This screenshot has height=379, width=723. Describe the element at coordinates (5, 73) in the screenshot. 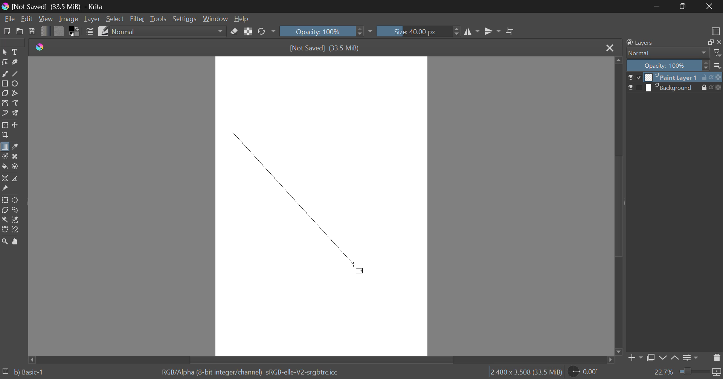

I see `Freehand` at that location.